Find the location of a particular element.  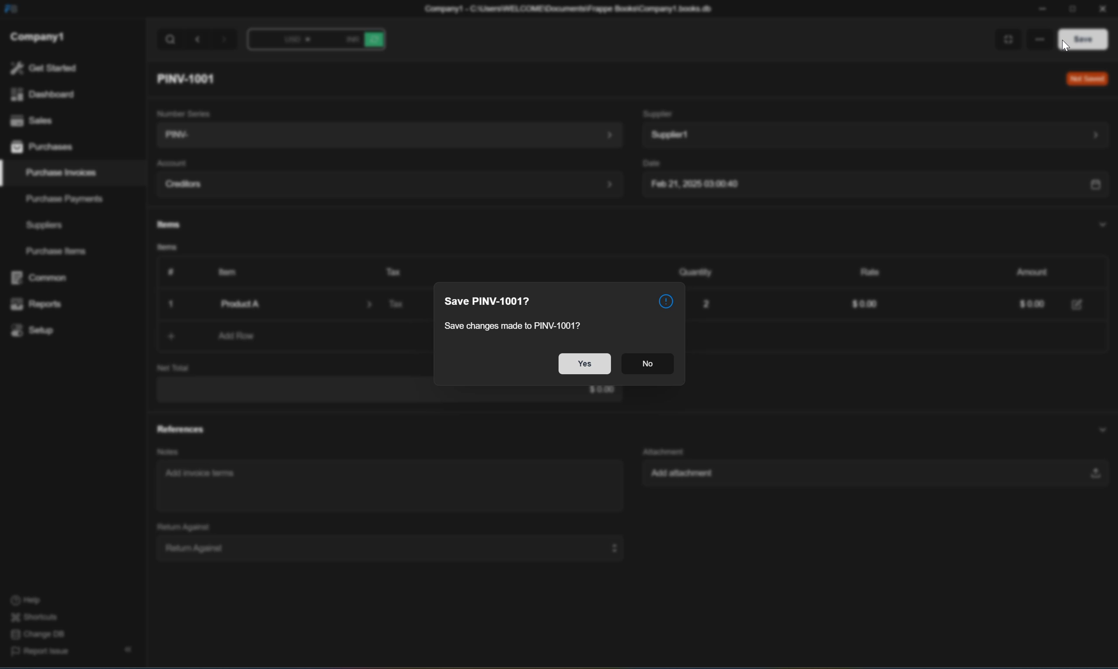

Not Saved is located at coordinates (1085, 79).